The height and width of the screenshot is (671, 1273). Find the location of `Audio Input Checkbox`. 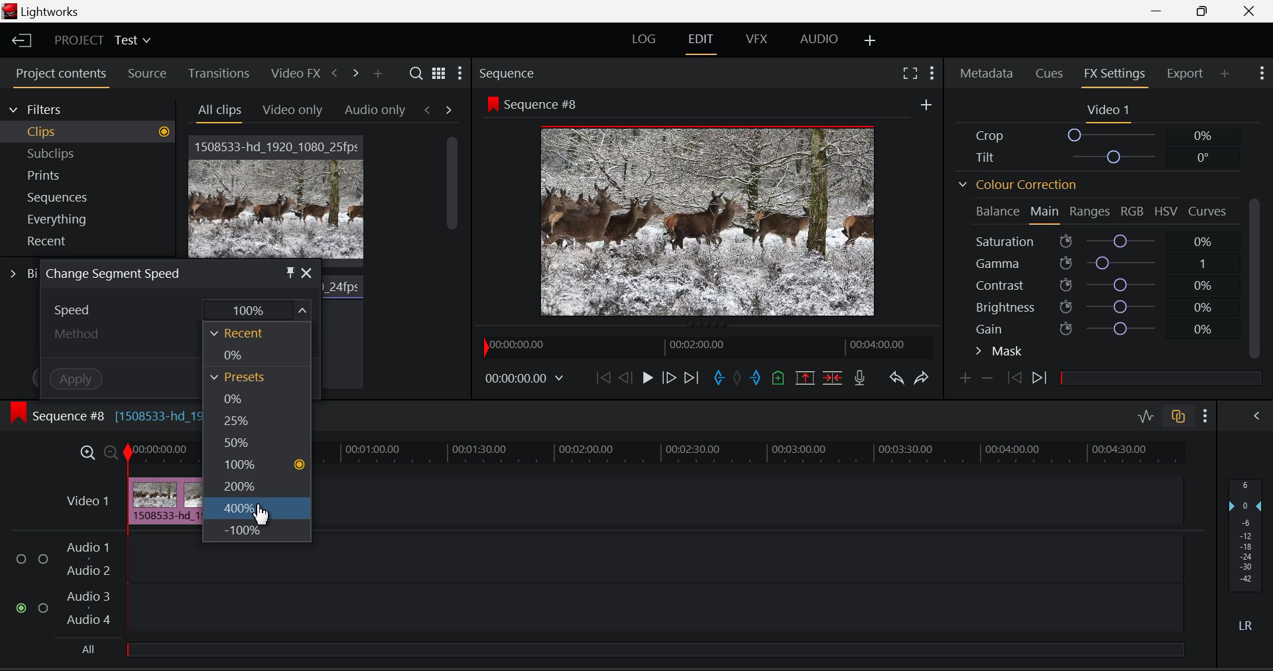

Audio Input Checkbox is located at coordinates (21, 560).